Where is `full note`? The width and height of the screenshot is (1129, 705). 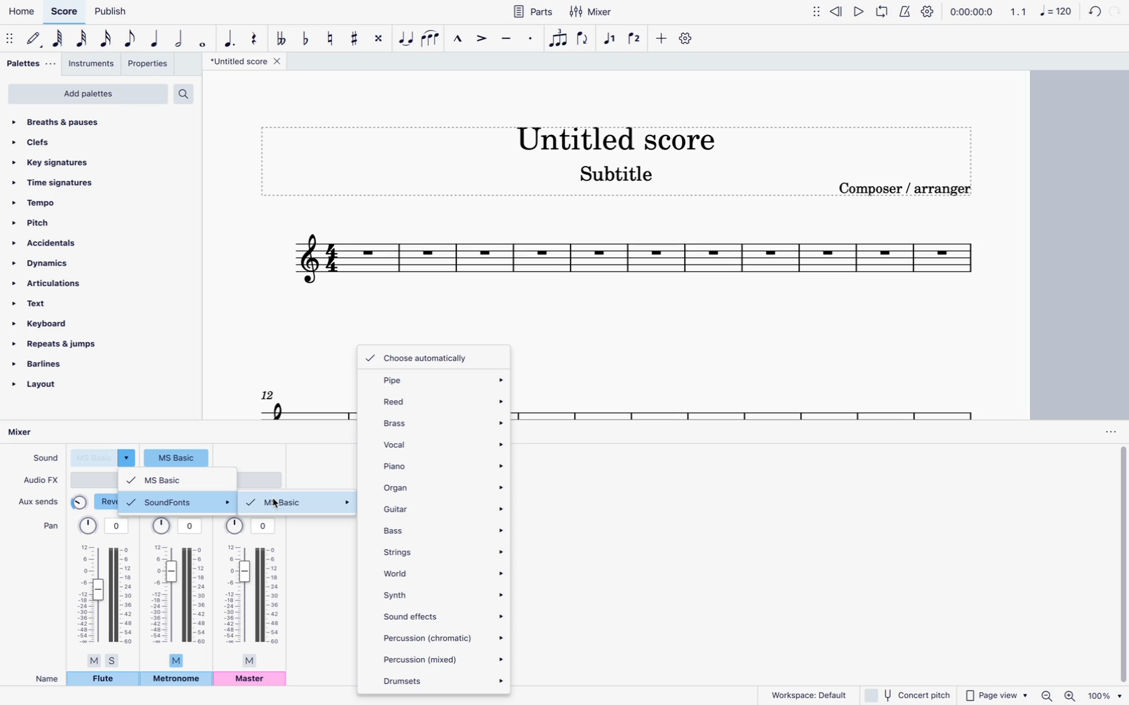 full note is located at coordinates (203, 39).